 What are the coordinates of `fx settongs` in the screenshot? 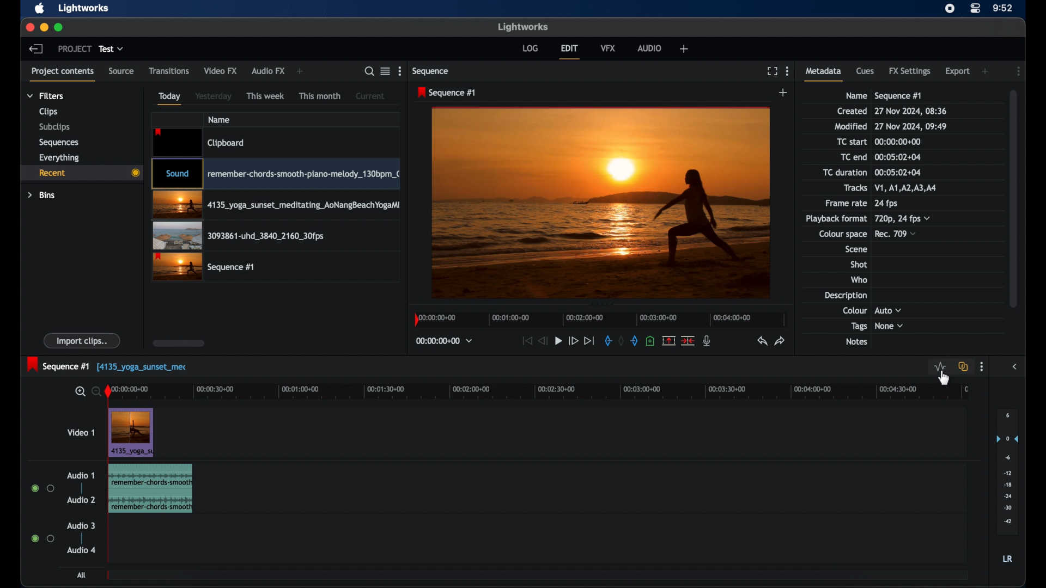 It's located at (911, 71).